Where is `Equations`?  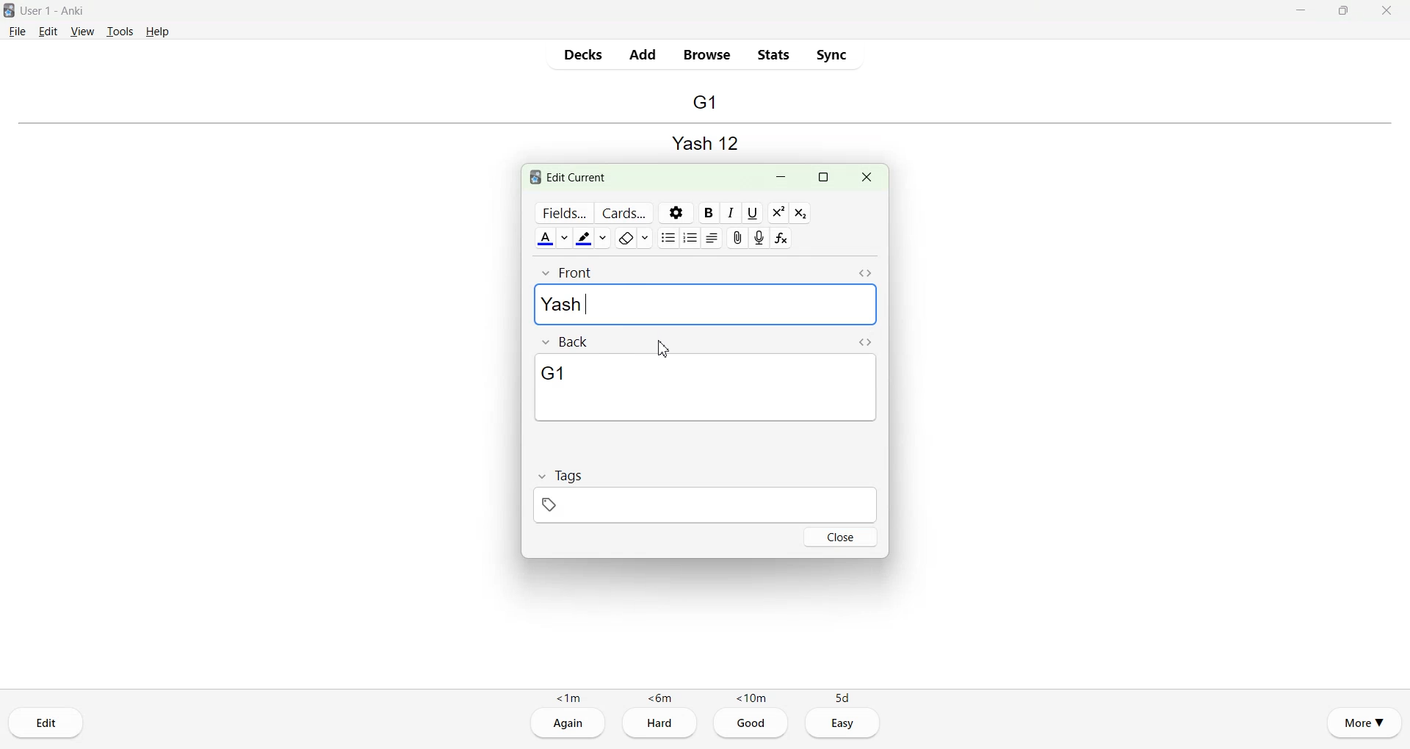 Equations is located at coordinates (783, 238).